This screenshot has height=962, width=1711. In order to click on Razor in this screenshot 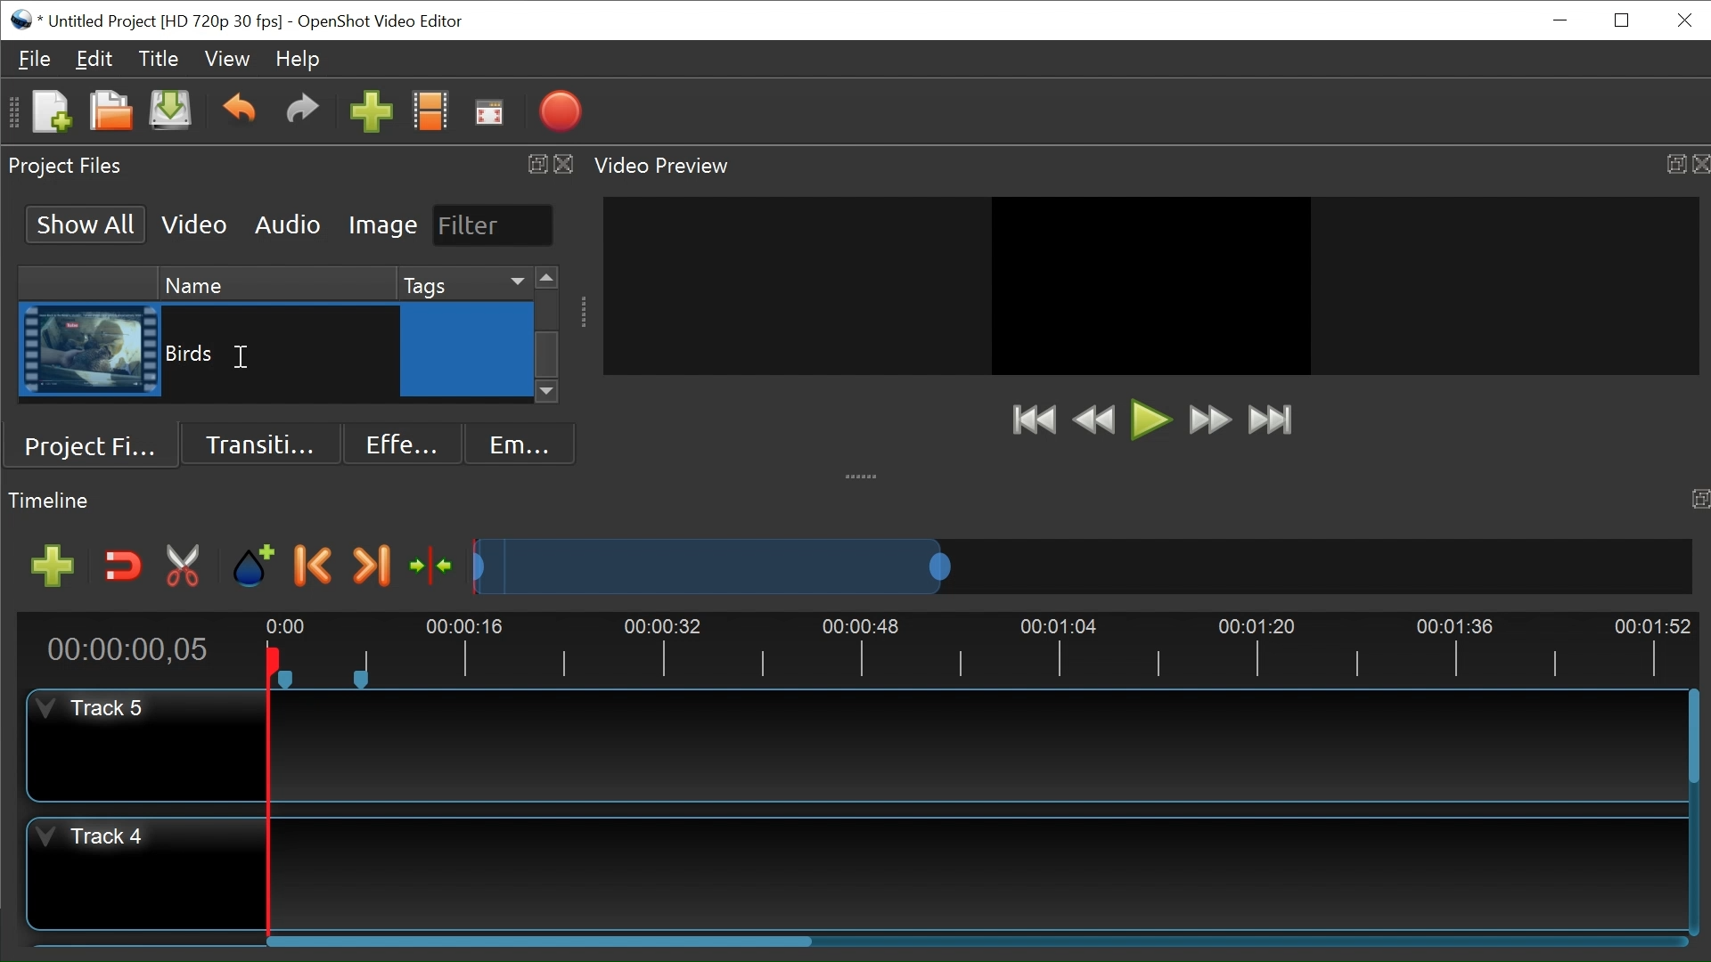, I will do `click(184, 567)`.